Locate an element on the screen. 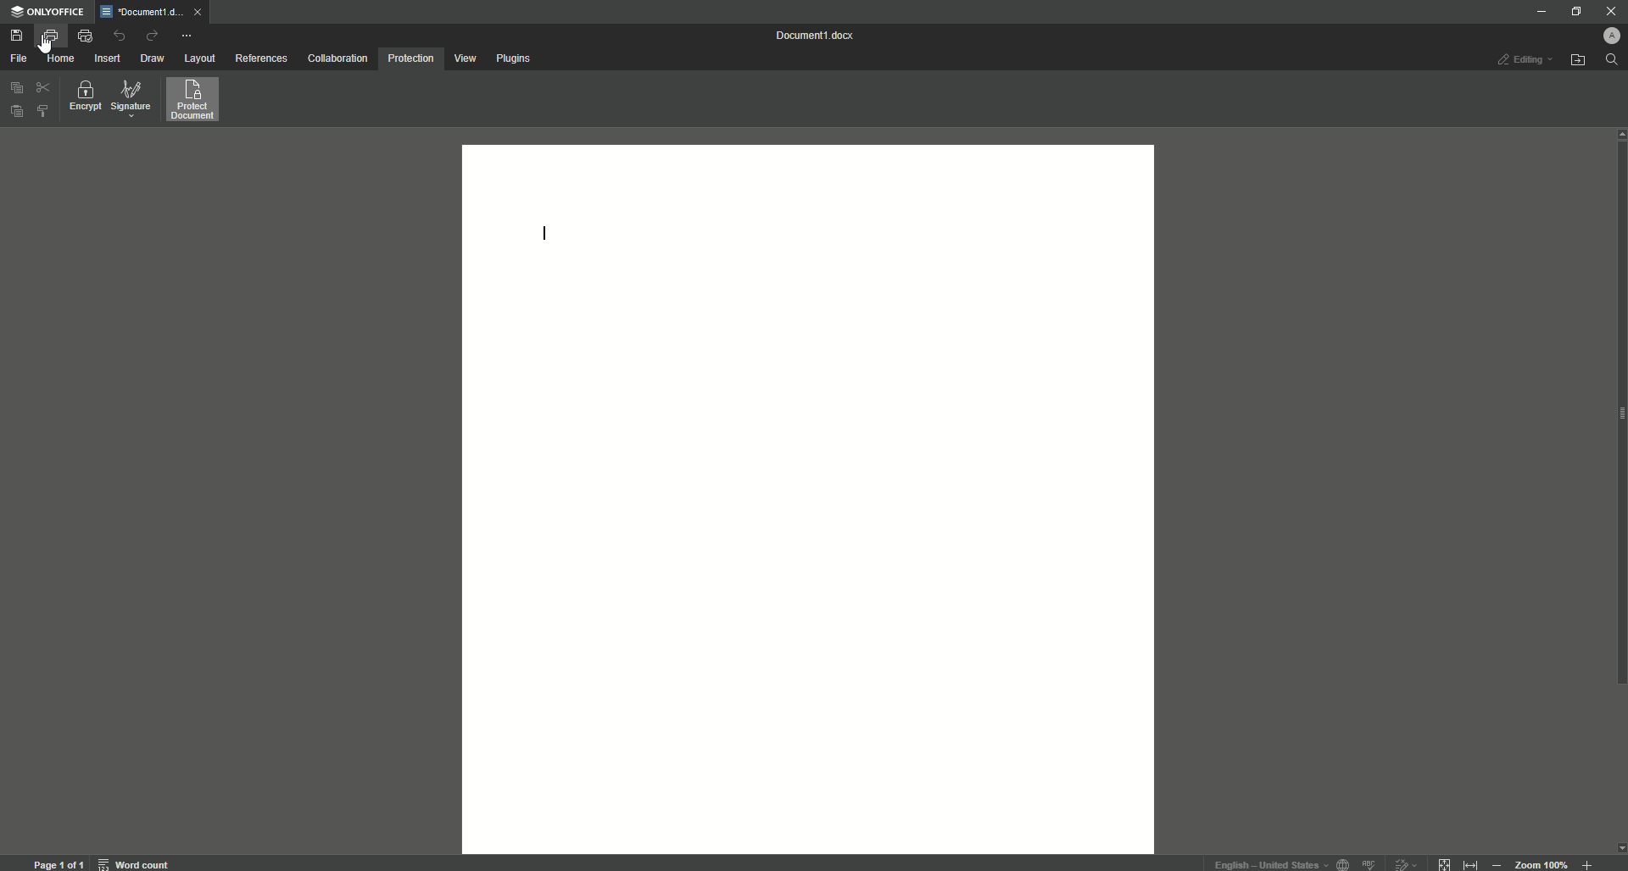 The width and height of the screenshot is (1628, 871). Document 1 is located at coordinates (814, 35).